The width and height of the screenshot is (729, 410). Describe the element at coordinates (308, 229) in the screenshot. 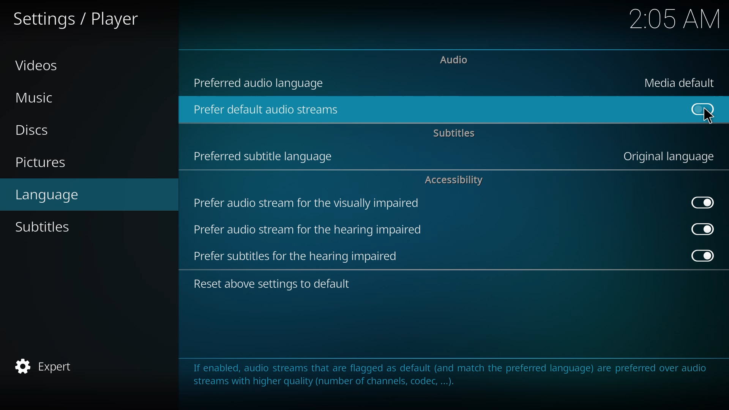

I see `prefer audio stream for hearing impaired` at that location.